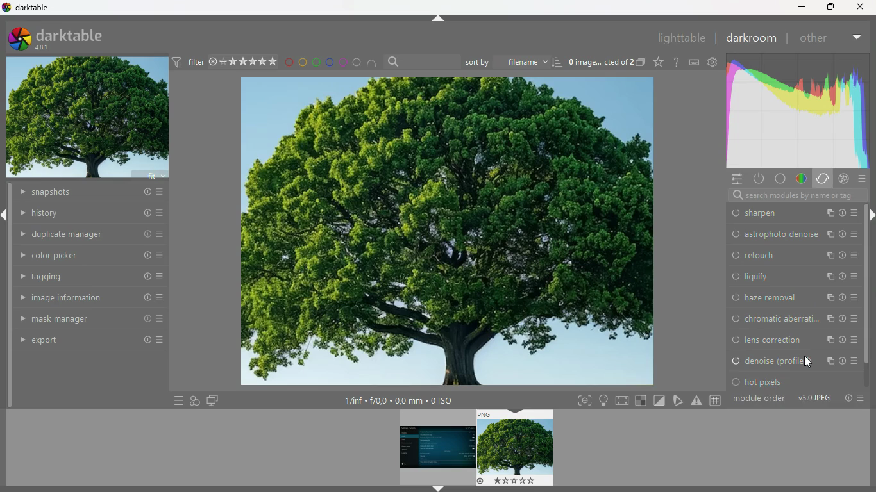  I want to click on export, so click(84, 341).